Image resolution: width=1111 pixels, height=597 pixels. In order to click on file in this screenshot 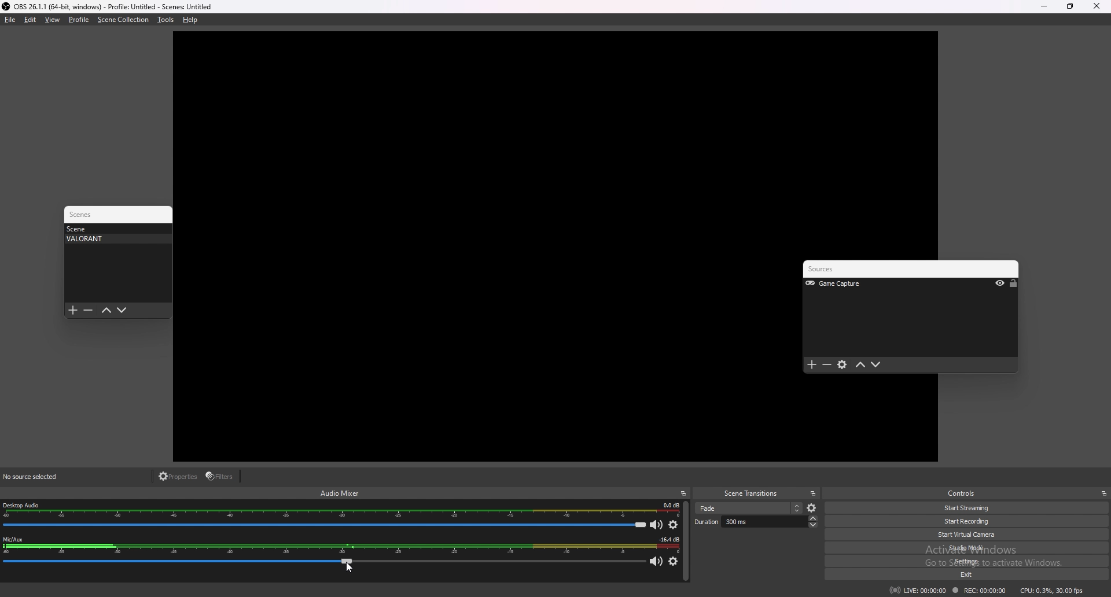, I will do `click(10, 20)`.